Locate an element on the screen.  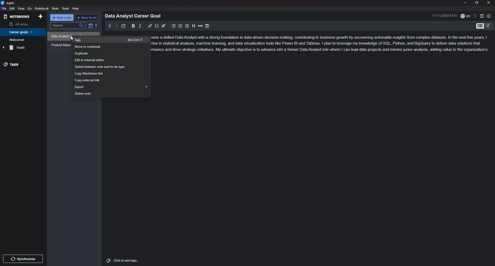
numbered list is located at coordinates (180, 26).